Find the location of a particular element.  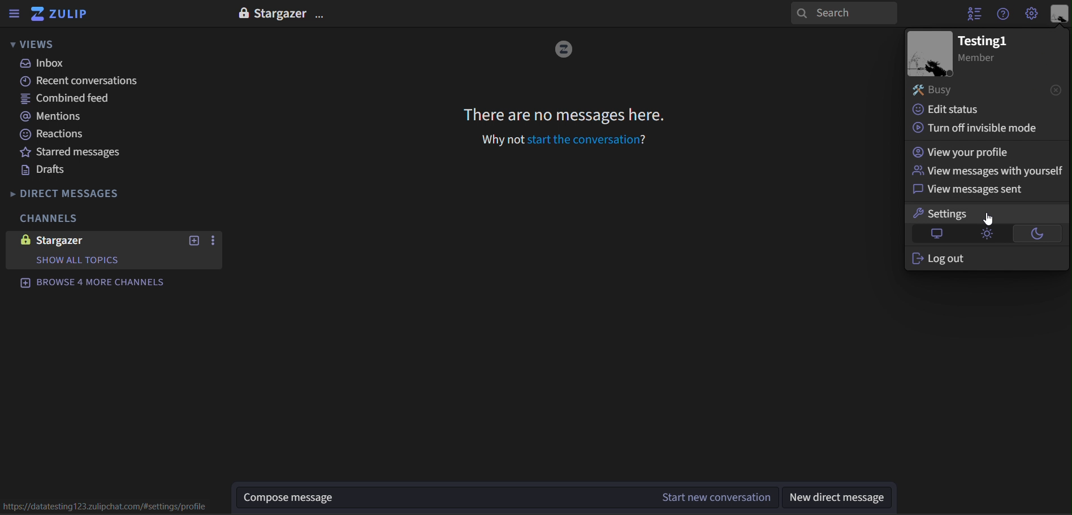

https://datatesting123.zulipchat.com/#settings/profile is located at coordinates (111, 506).